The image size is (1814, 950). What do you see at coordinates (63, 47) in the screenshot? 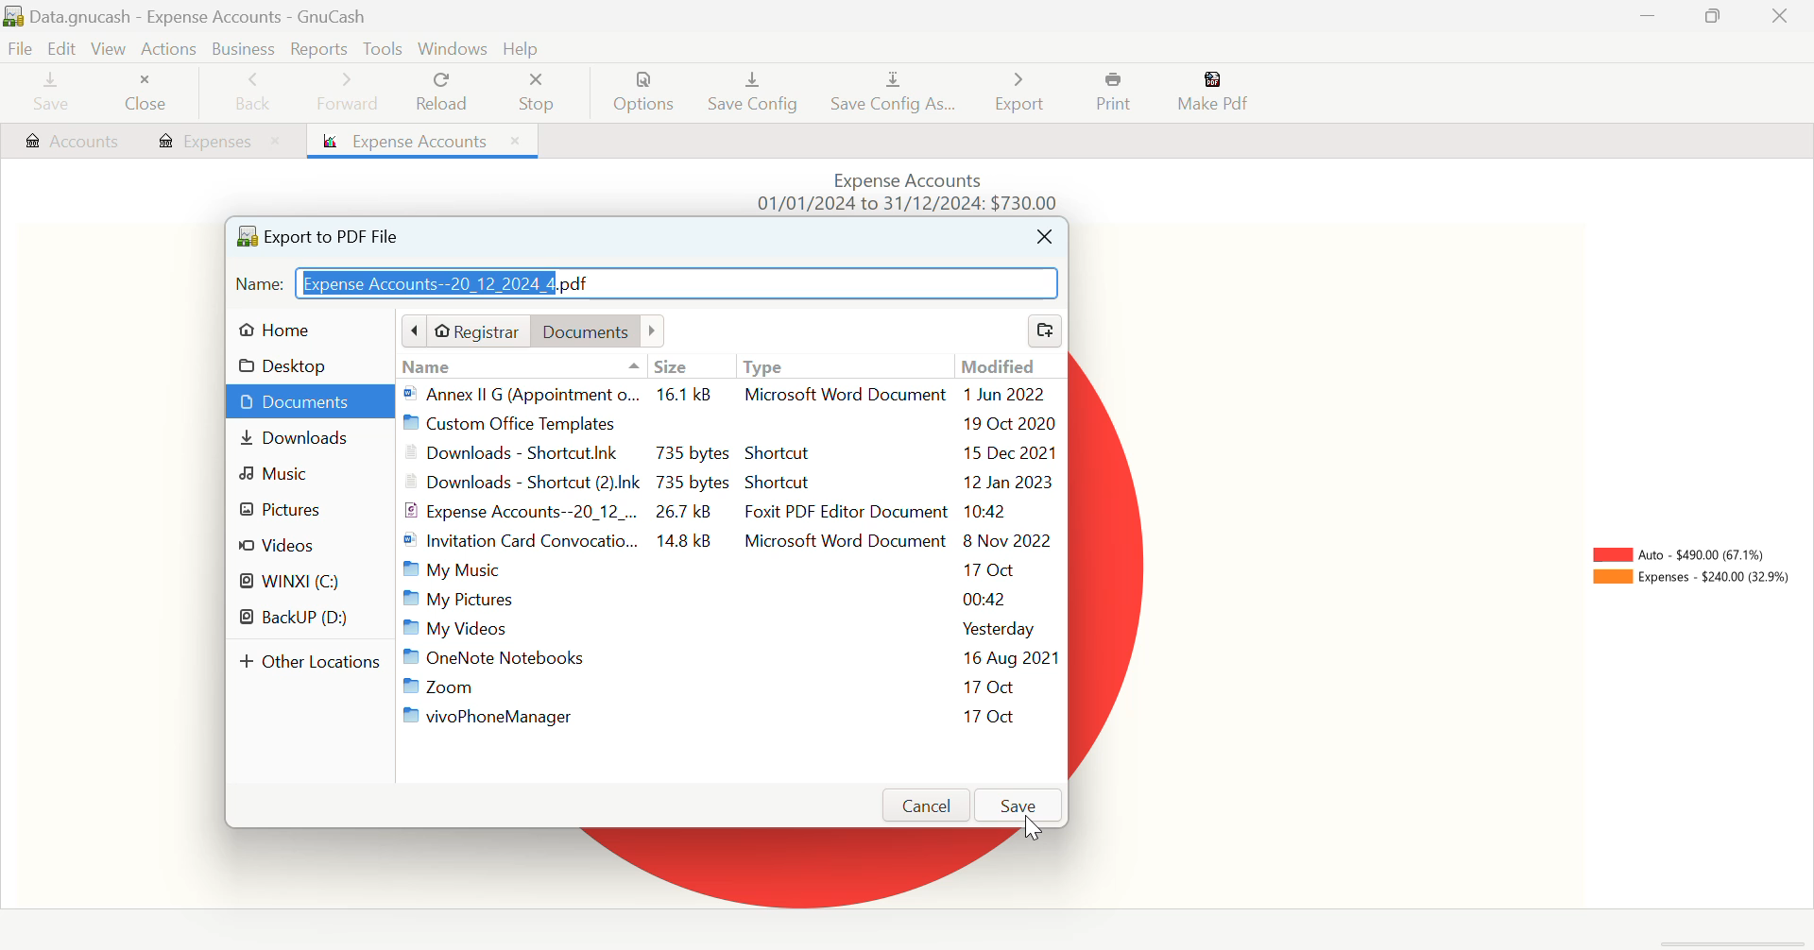
I see `Edit` at bounding box center [63, 47].